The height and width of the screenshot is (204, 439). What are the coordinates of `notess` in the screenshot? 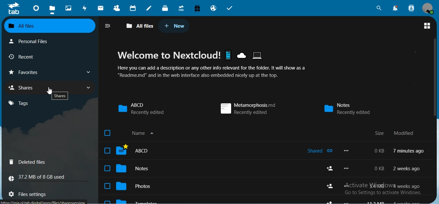 It's located at (350, 108).